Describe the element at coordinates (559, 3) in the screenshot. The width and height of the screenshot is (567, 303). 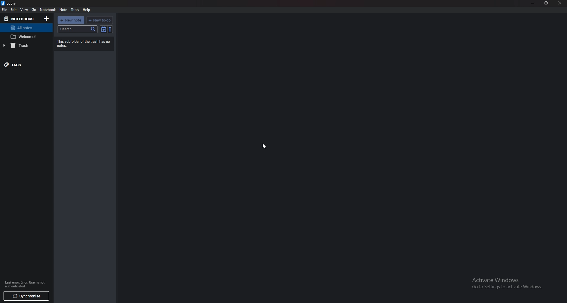
I see `close` at that location.